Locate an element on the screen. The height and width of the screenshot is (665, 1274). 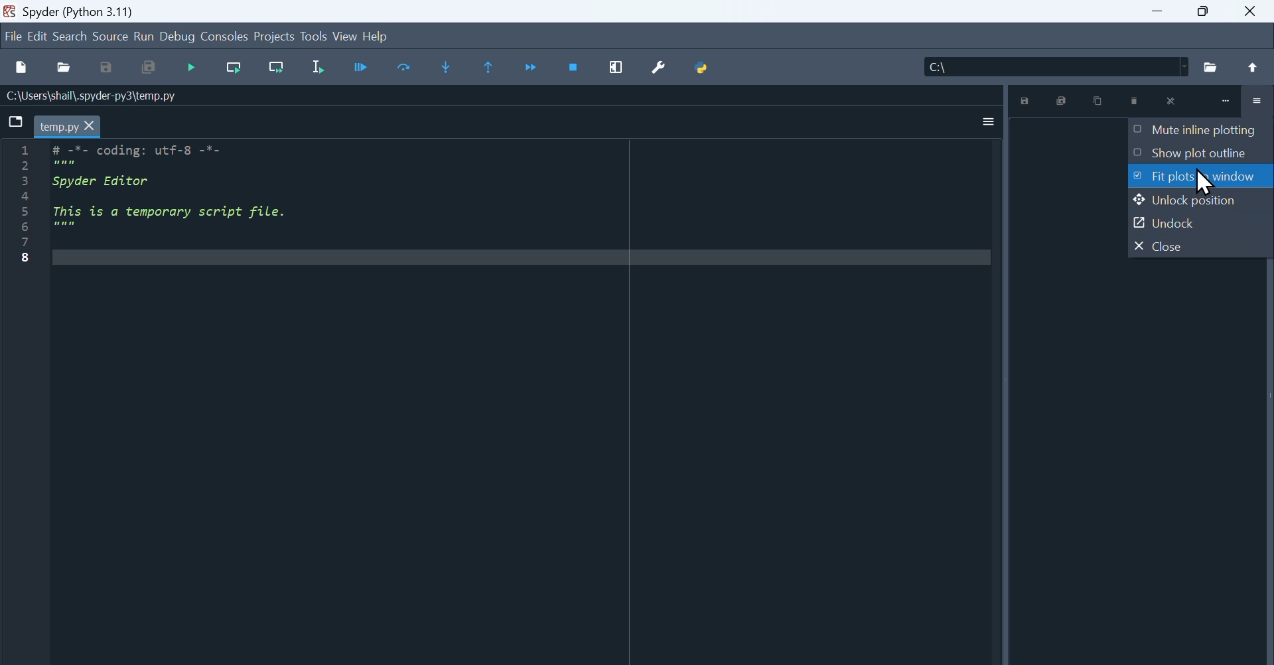
save all is located at coordinates (146, 66).